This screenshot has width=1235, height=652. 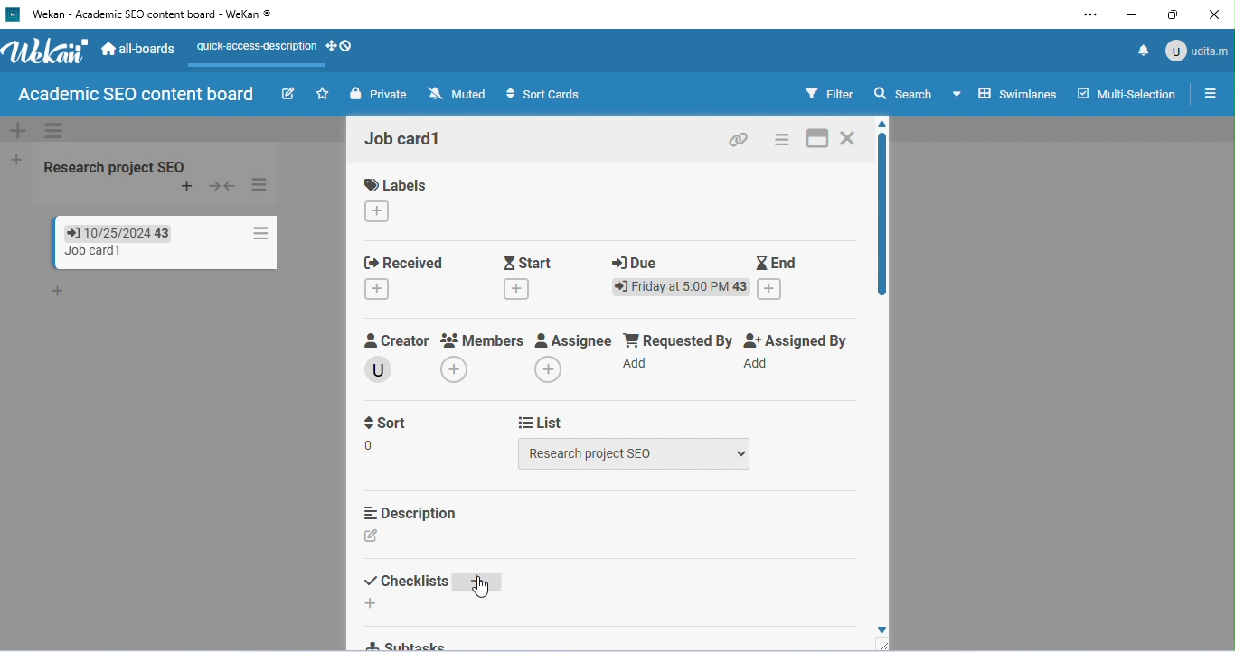 What do you see at coordinates (108, 232) in the screenshot?
I see `due date of card` at bounding box center [108, 232].